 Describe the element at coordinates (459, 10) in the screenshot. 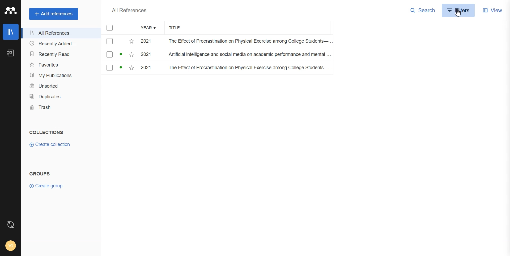

I see `Filters` at that location.